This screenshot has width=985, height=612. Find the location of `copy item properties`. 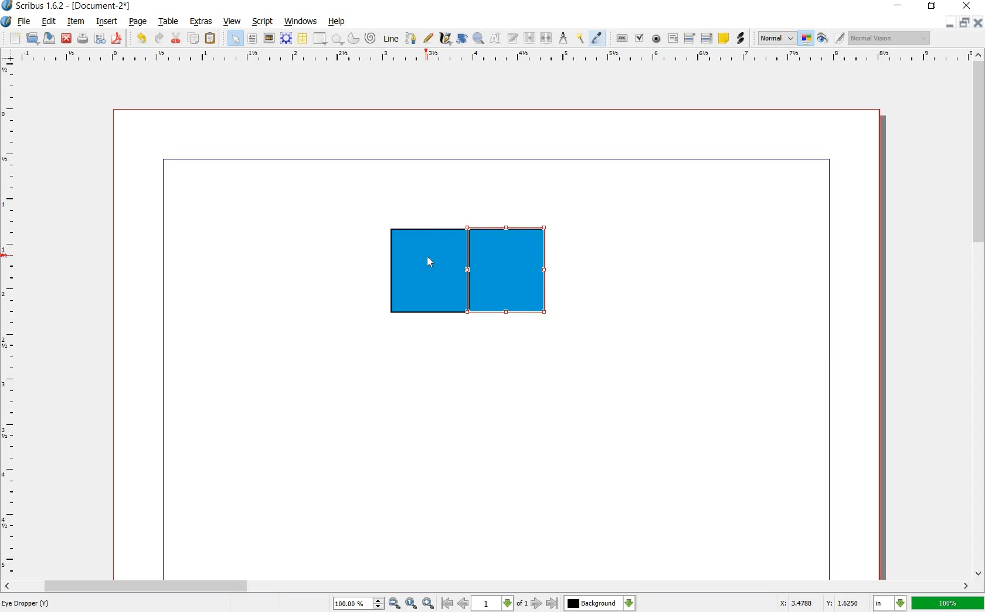

copy item properties is located at coordinates (579, 39).